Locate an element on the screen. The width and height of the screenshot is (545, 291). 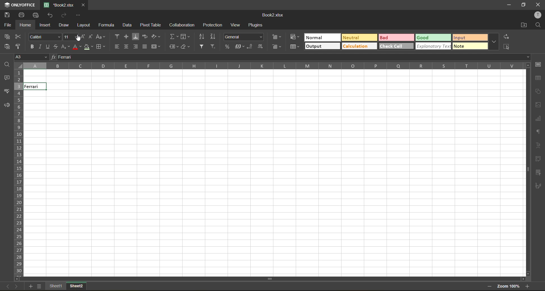
align top is located at coordinates (116, 36).